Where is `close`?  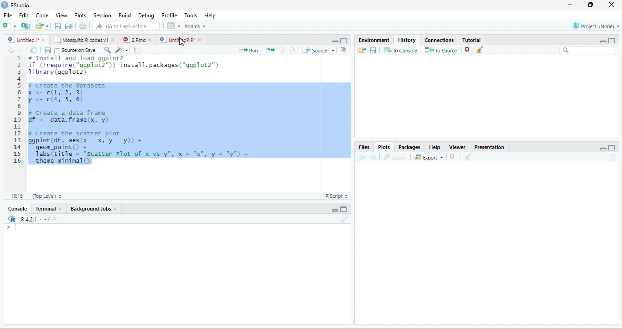
close is located at coordinates (116, 209).